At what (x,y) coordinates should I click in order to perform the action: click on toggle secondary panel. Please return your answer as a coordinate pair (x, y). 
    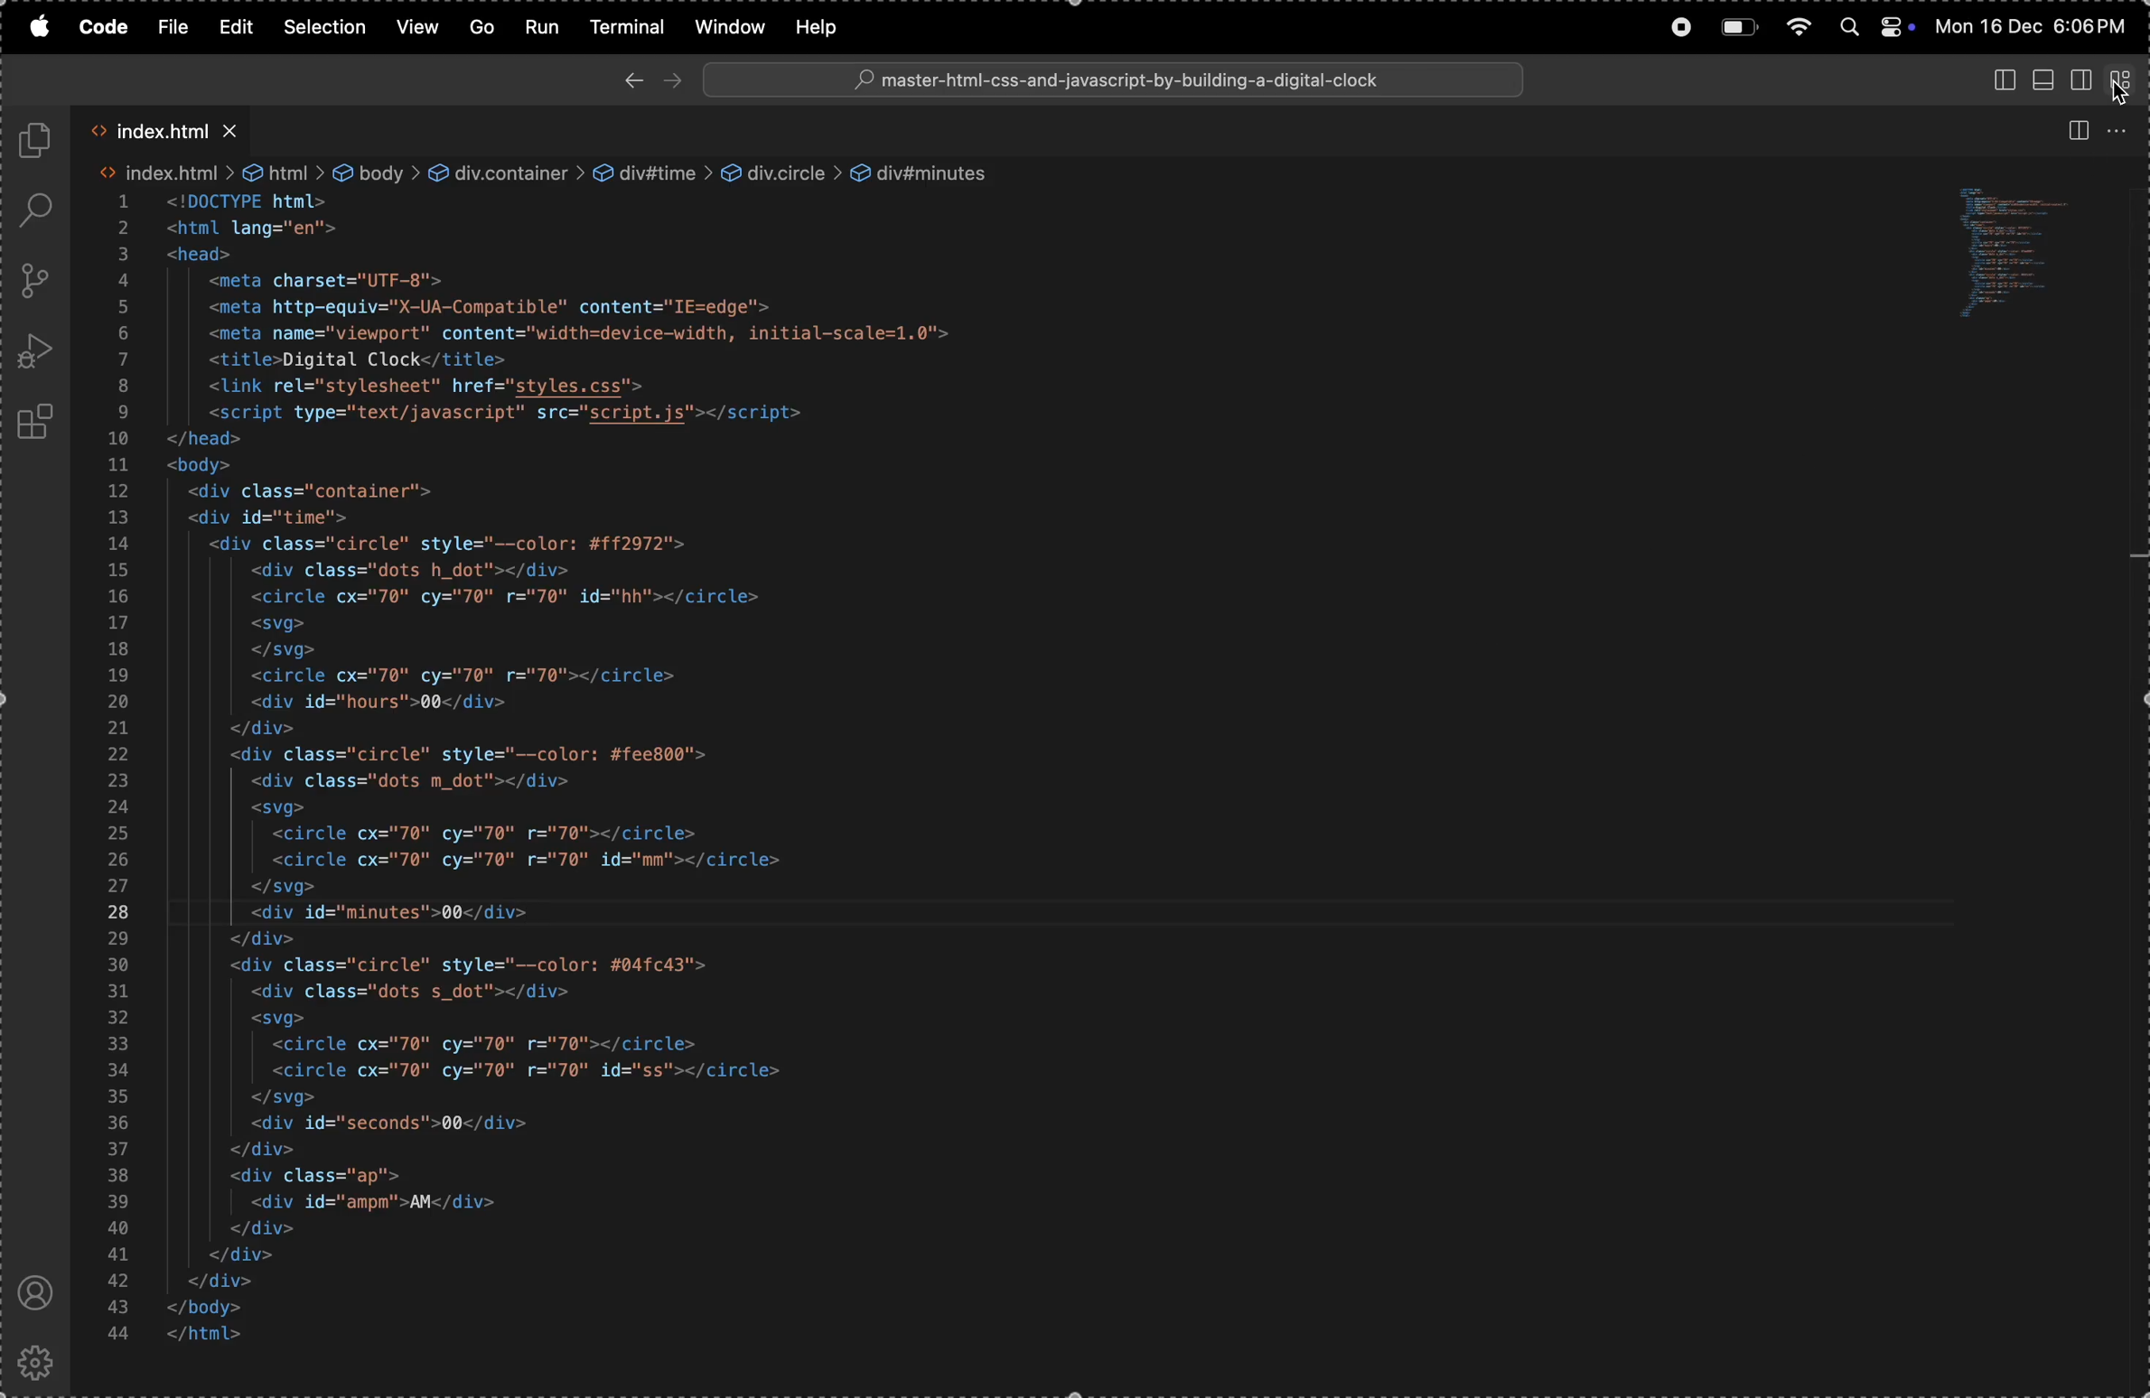
    Looking at the image, I should click on (2082, 79).